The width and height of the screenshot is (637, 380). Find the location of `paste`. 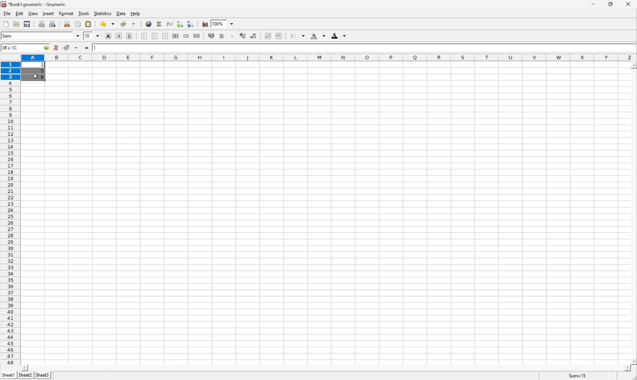

paste is located at coordinates (89, 24).